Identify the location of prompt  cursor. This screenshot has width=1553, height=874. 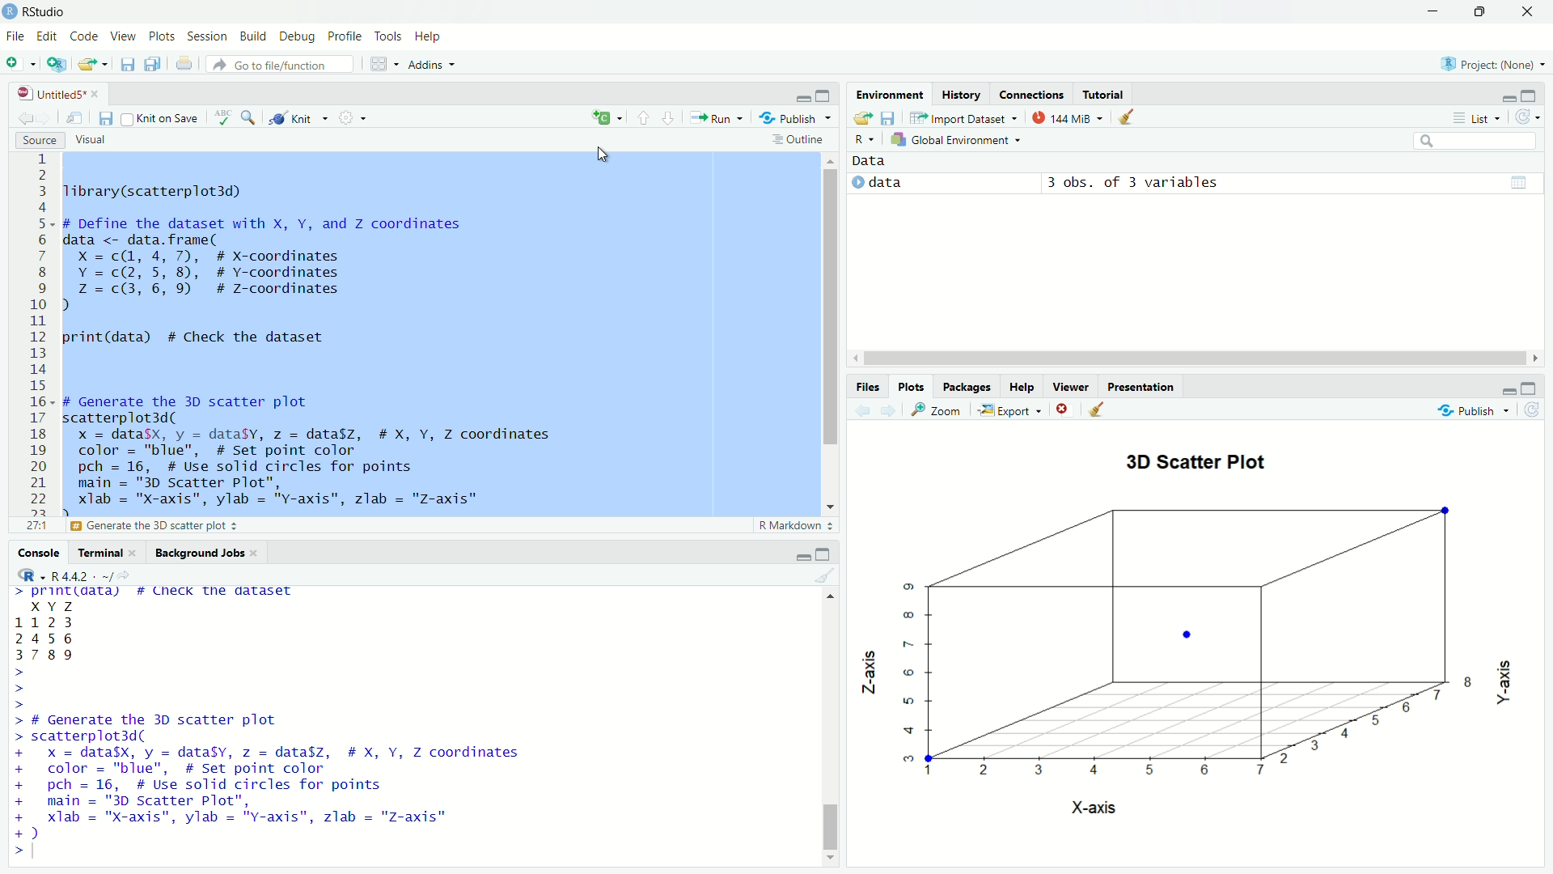
(13, 854).